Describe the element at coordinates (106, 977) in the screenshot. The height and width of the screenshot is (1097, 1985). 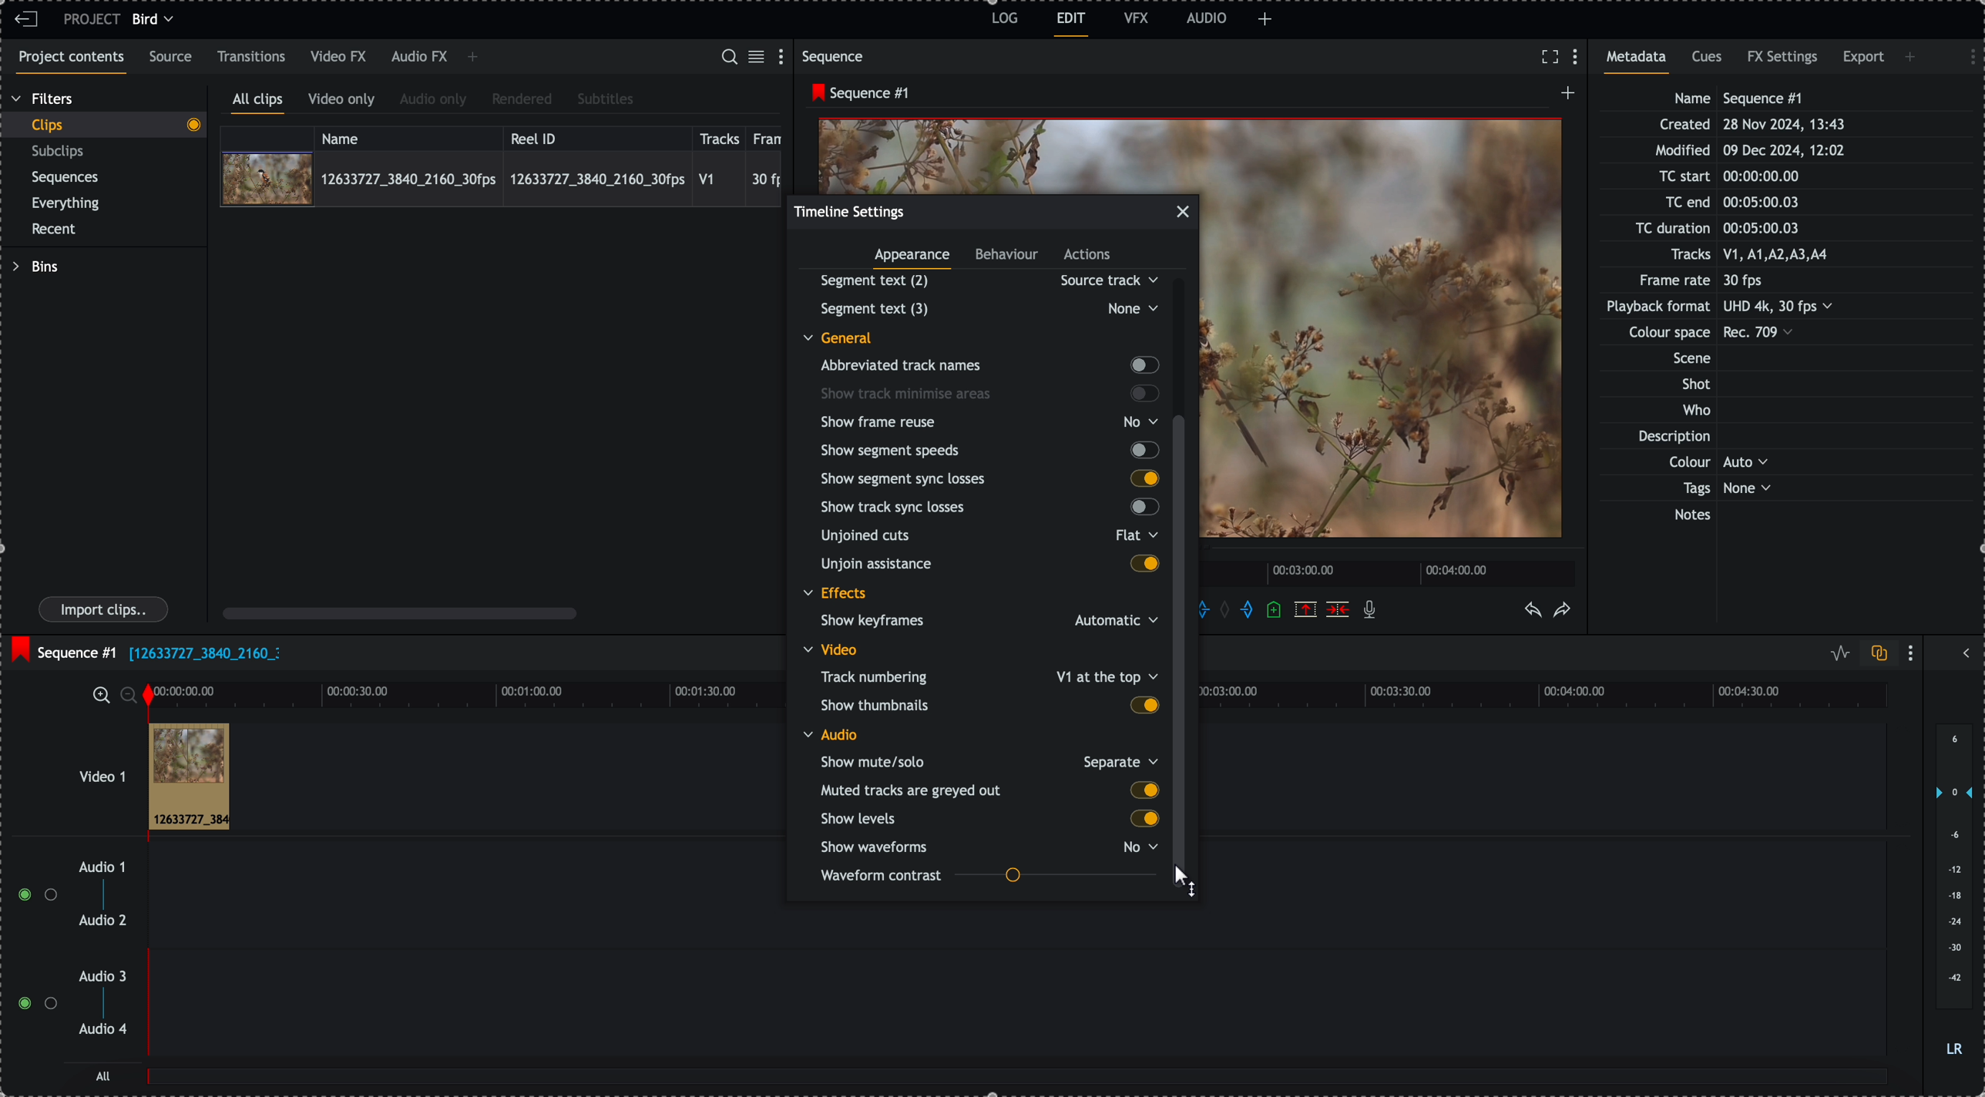
I see `audio 3` at that location.